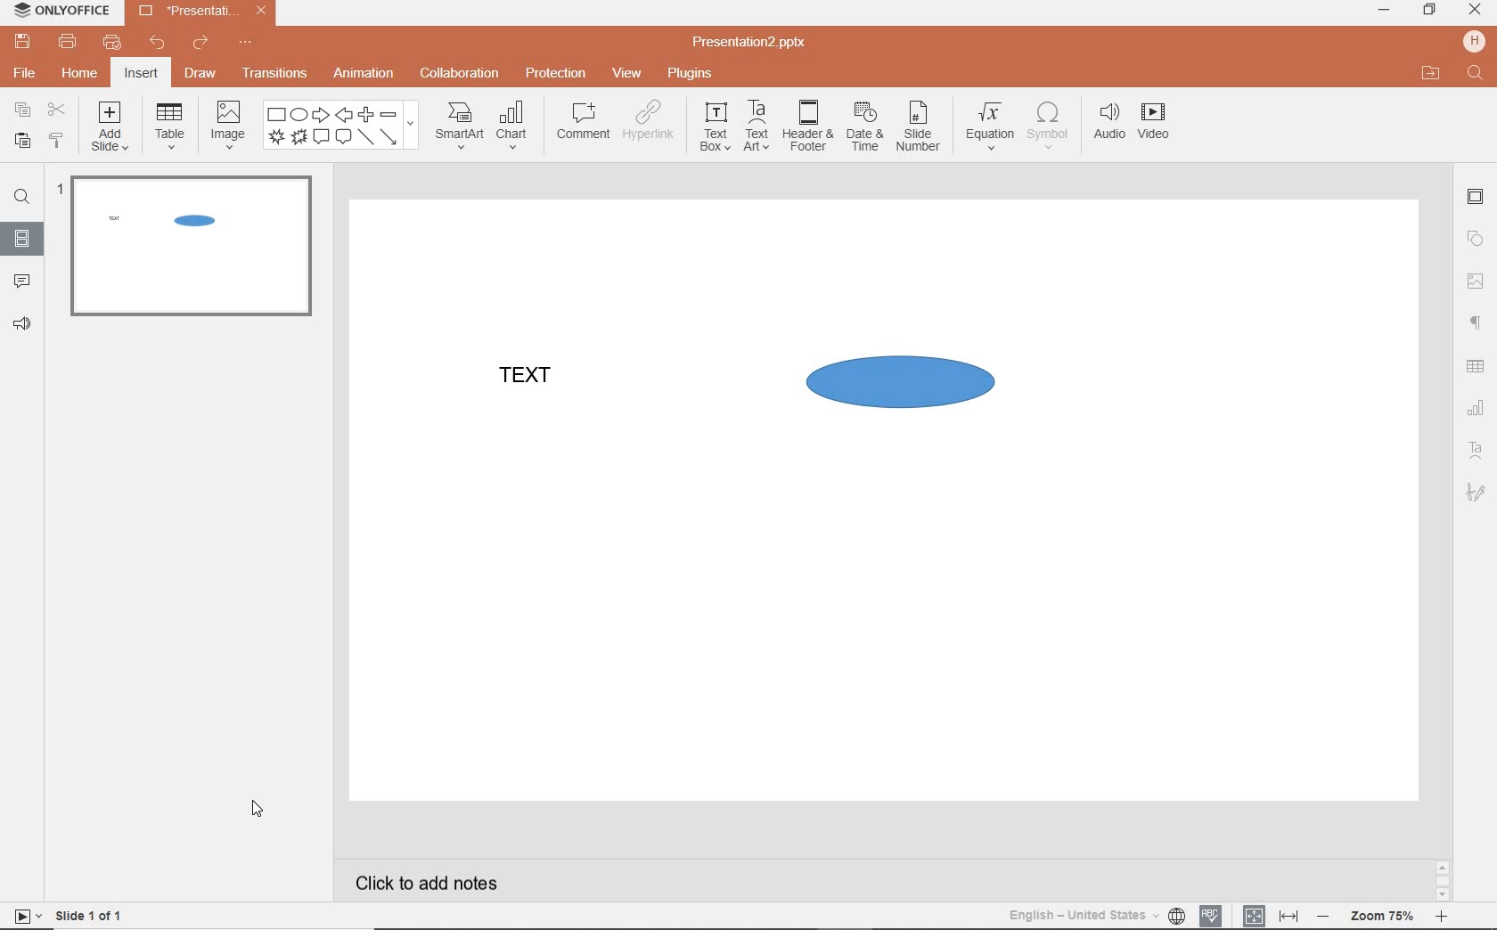 This screenshot has width=1497, height=930. Describe the element at coordinates (244, 43) in the screenshot. I see `customize quick access toolbar` at that location.